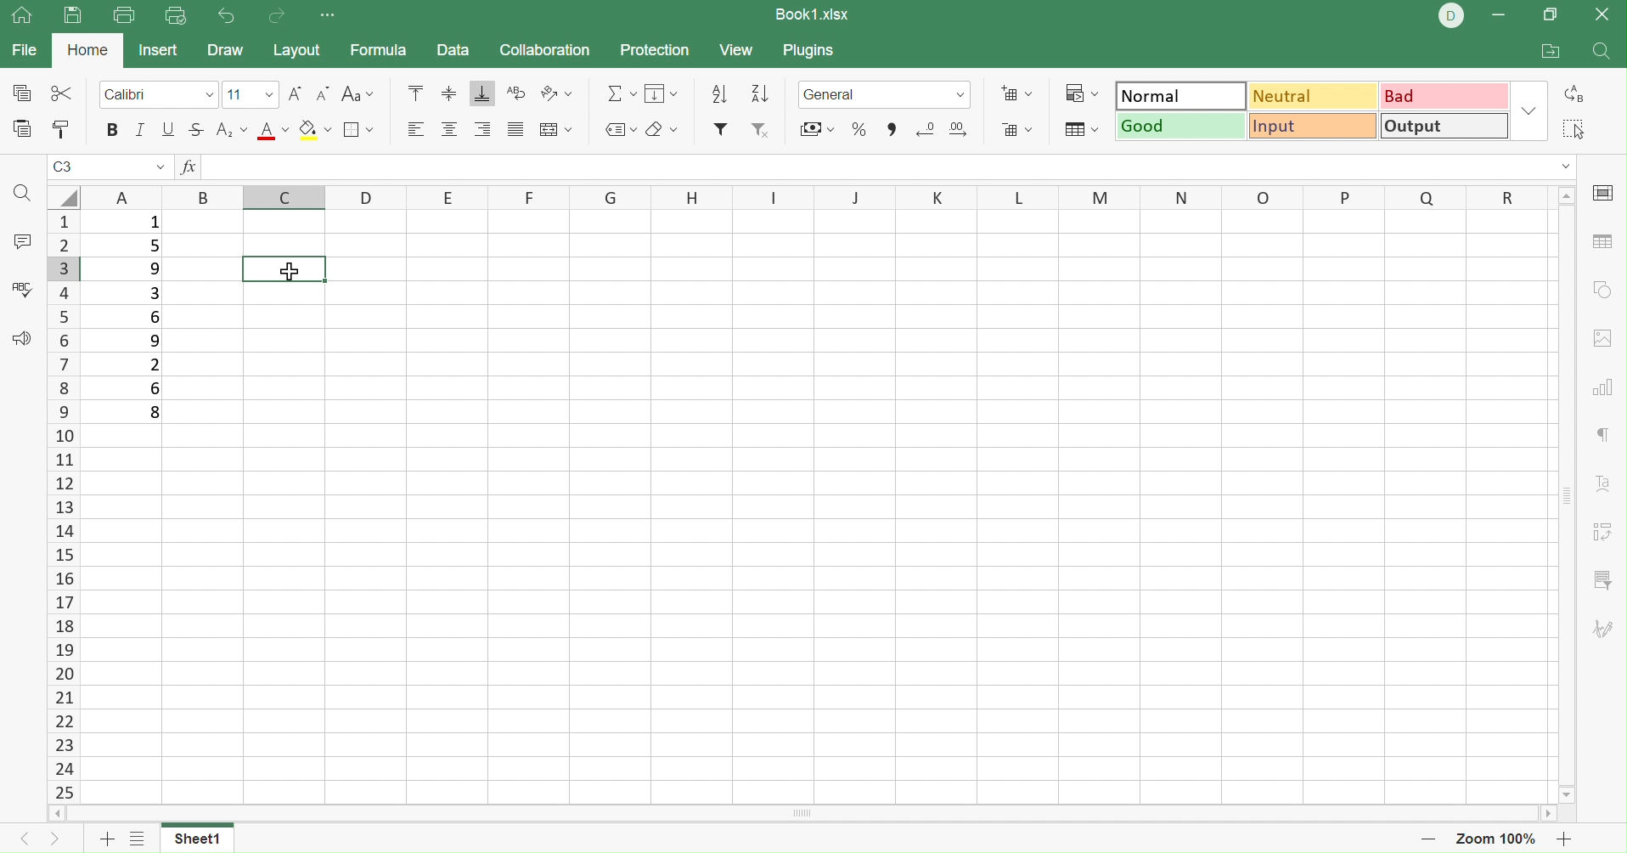 Image resolution: width=1627 pixels, height=853 pixels. Describe the element at coordinates (515, 92) in the screenshot. I see `Wrap text` at that location.